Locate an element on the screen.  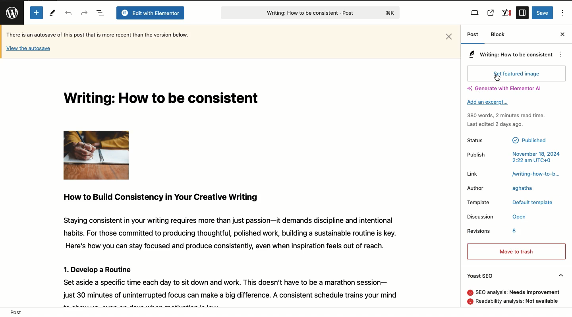
Set featured image is located at coordinates (516, 73).